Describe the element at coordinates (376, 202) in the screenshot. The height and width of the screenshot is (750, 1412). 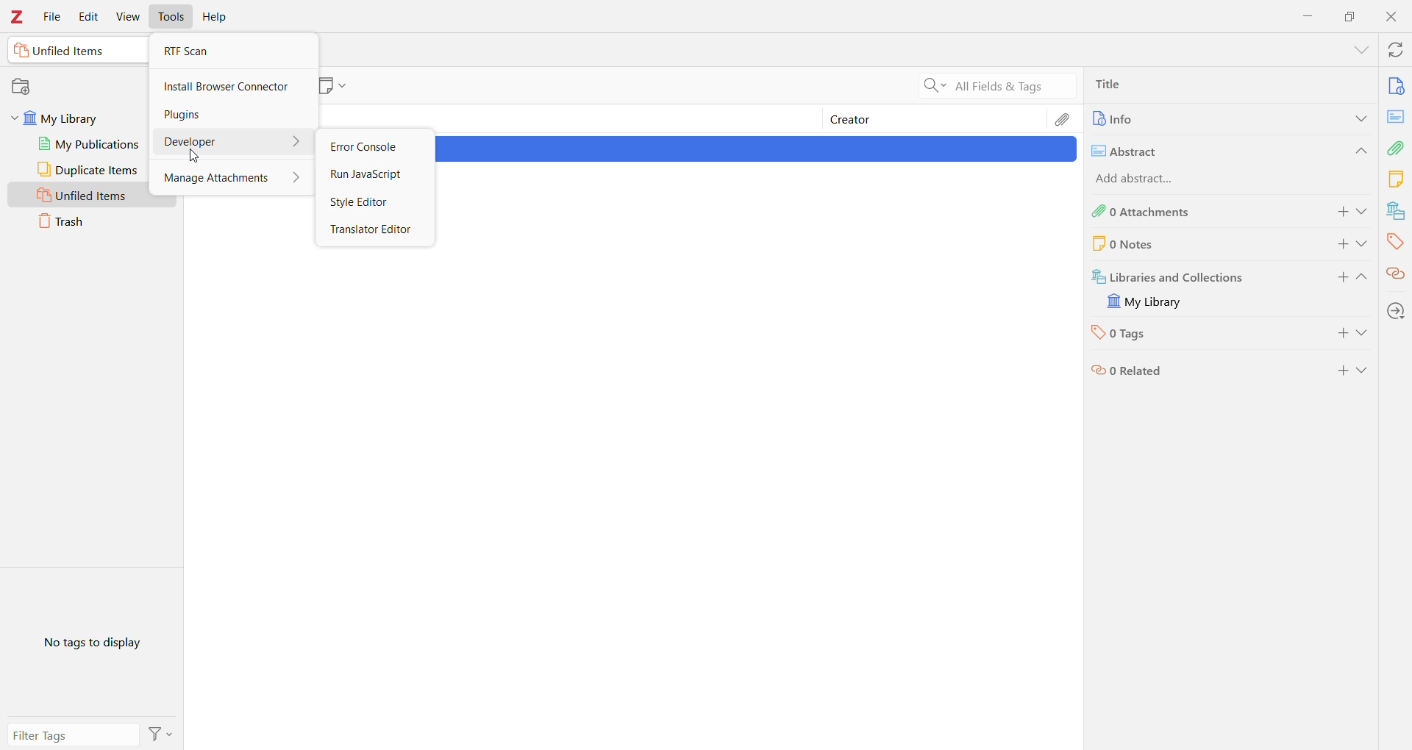
I see `Style Editor` at that location.